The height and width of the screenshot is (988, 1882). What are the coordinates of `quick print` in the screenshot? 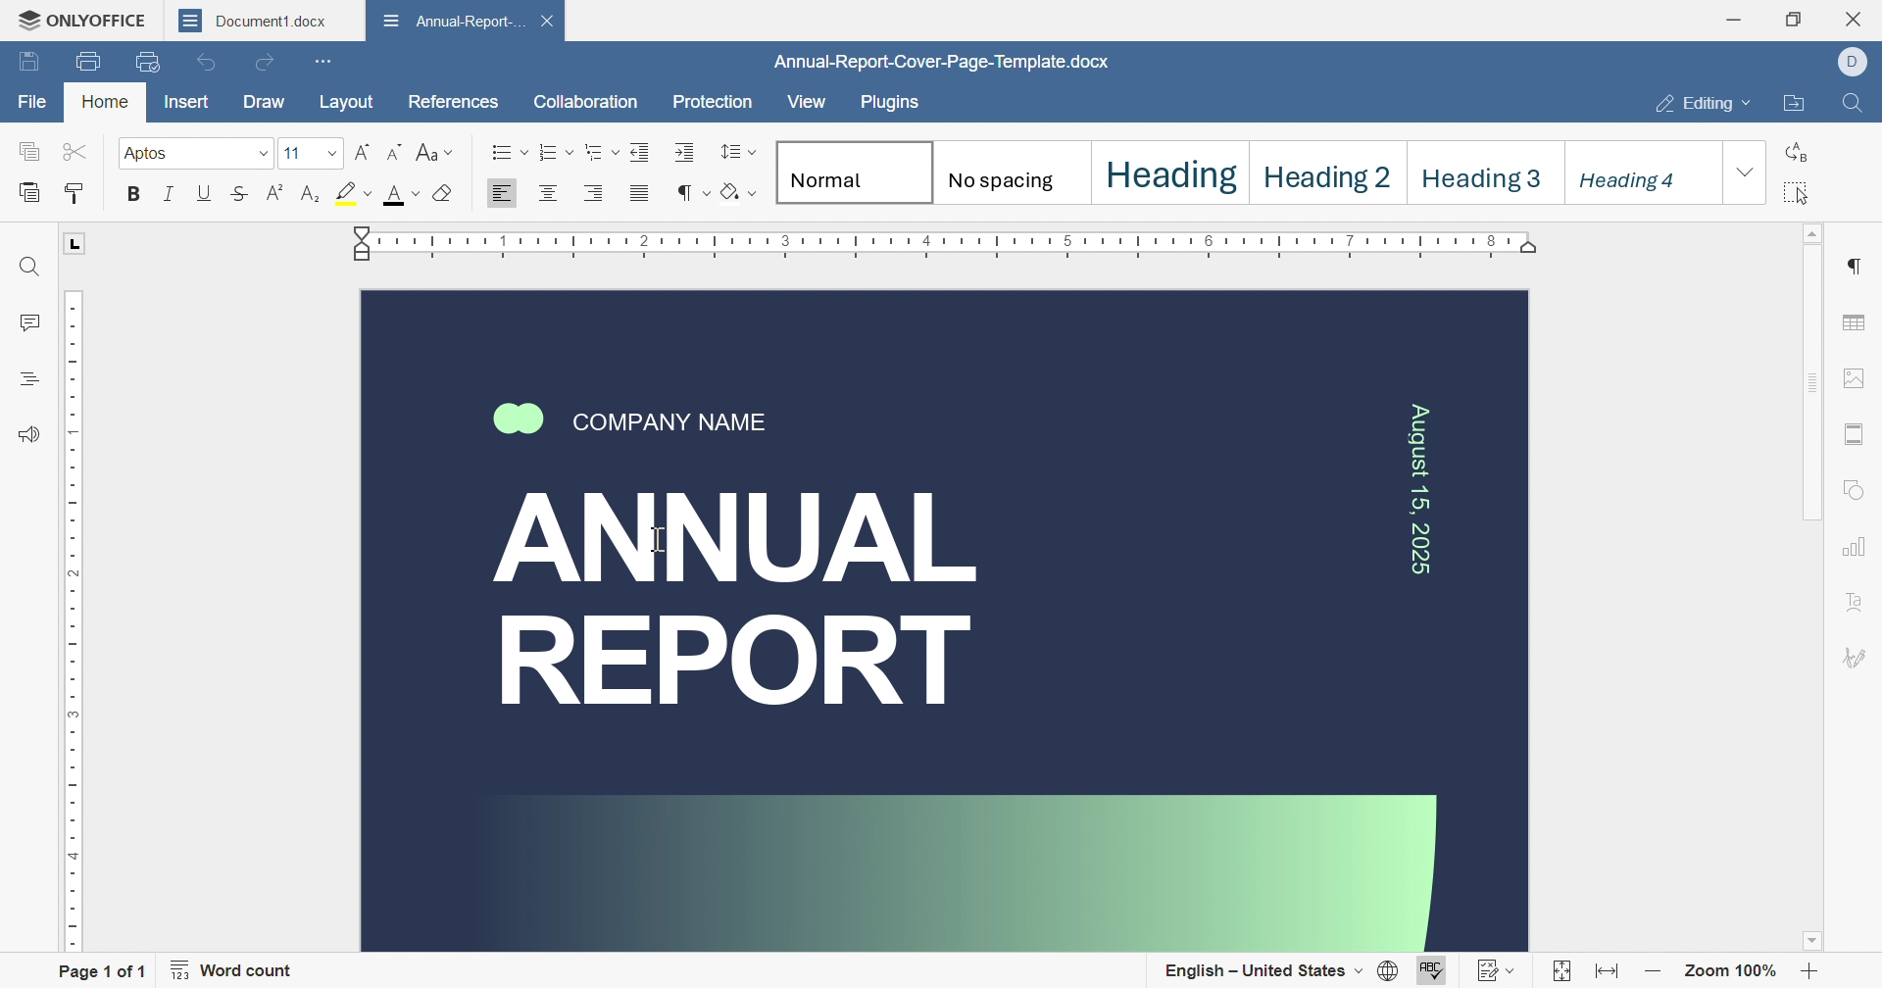 It's located at (145, 60).